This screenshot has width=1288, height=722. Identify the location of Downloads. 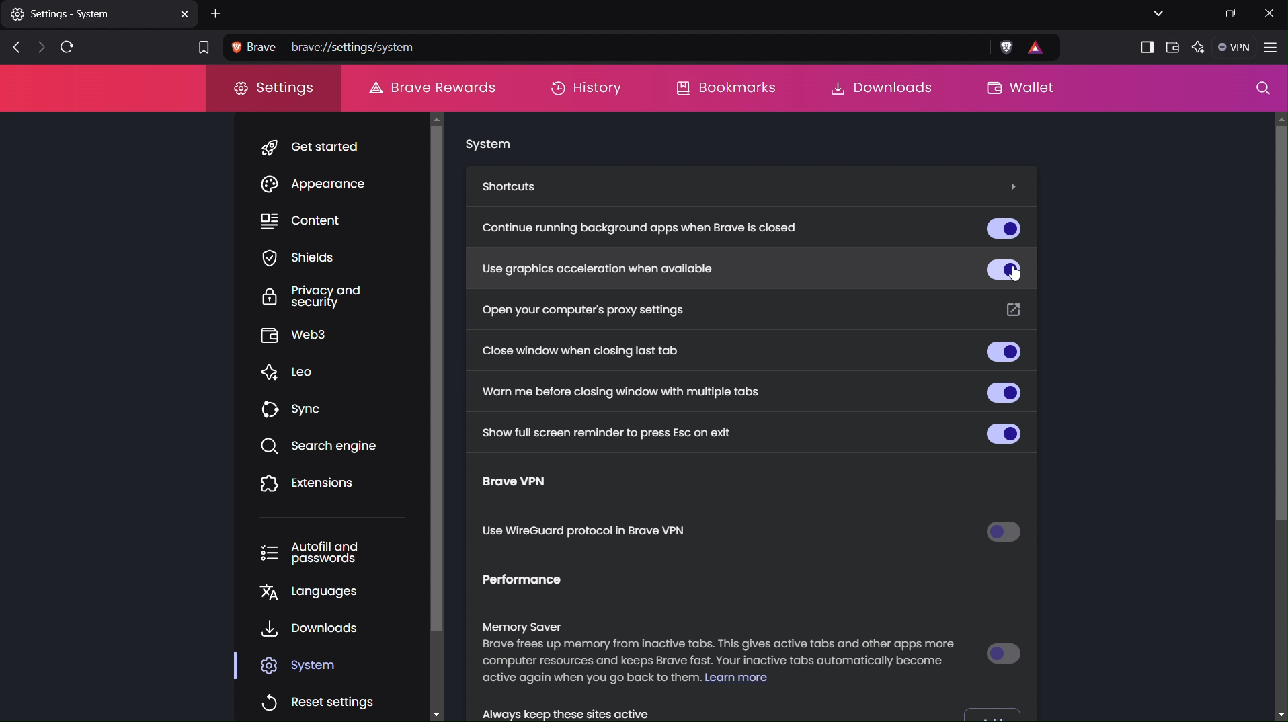
(879, 87).